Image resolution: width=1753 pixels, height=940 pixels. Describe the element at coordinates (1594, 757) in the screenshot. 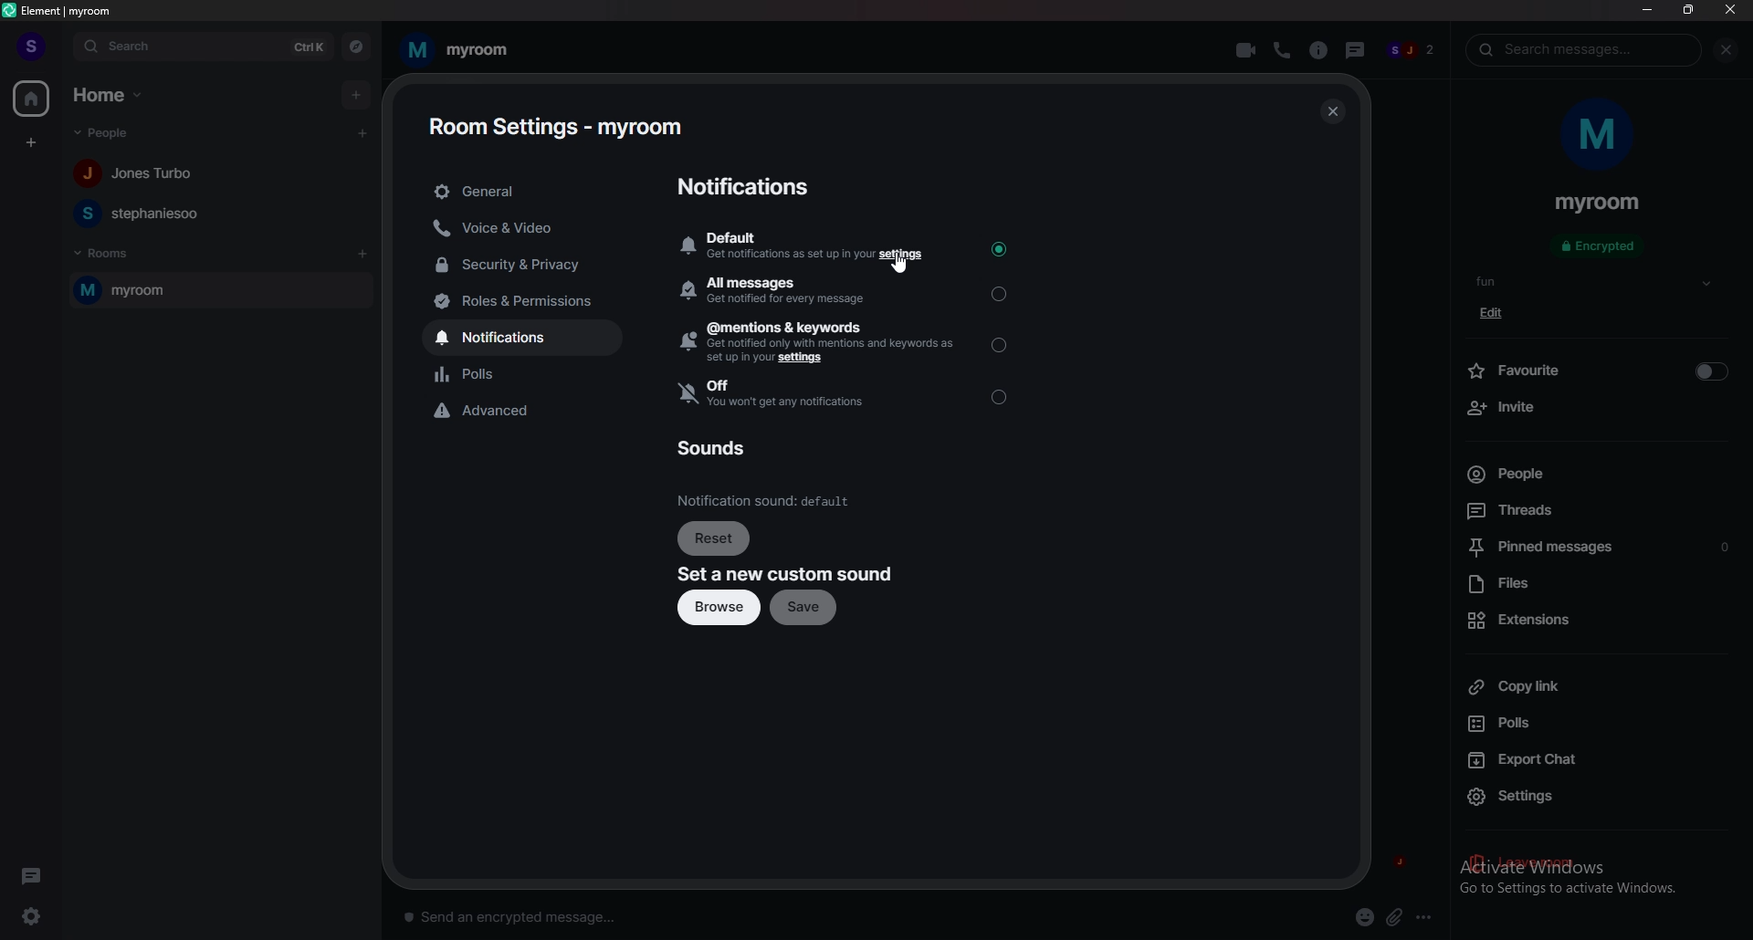

I see `export chat` at that location.